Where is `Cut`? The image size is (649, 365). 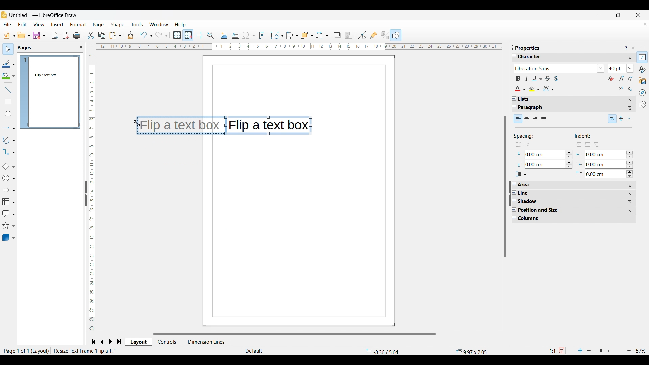
Cut is located at coordinates (91, 35).